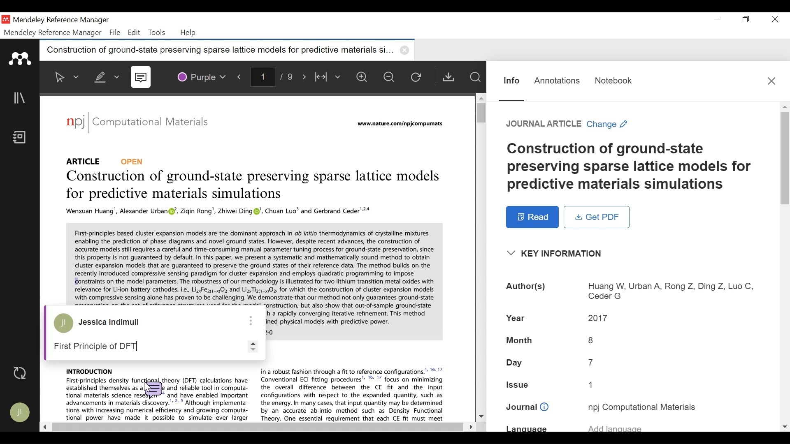 This screenshot has height=444, width=790. I want to click on Reference Type, so click(86, 160).